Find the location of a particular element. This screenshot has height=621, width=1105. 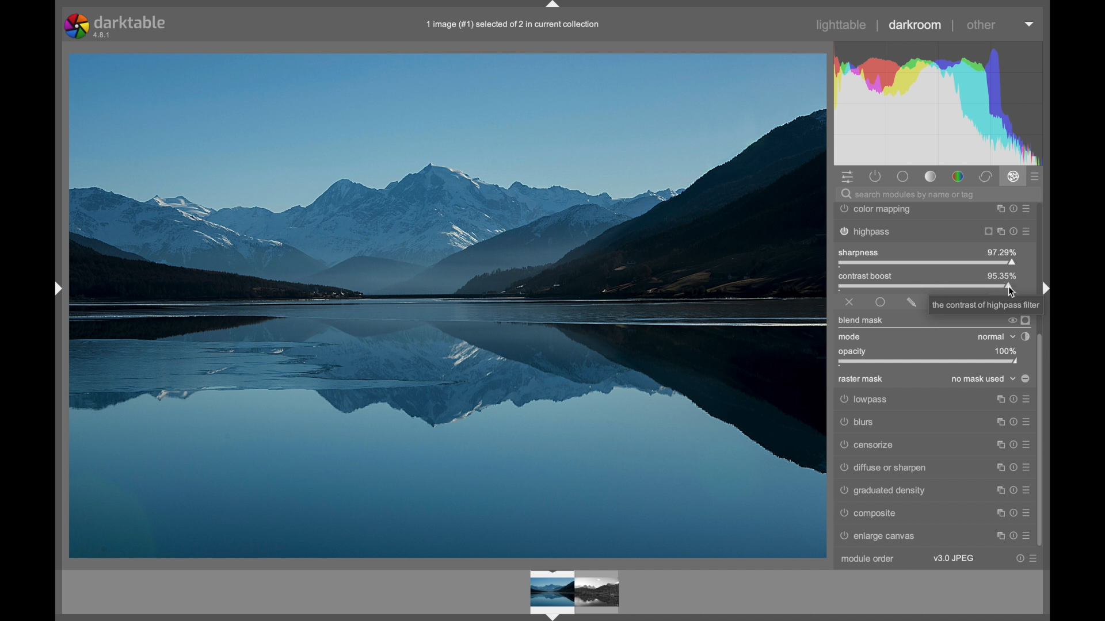

95.35% is located at coordinates (1004, 275).